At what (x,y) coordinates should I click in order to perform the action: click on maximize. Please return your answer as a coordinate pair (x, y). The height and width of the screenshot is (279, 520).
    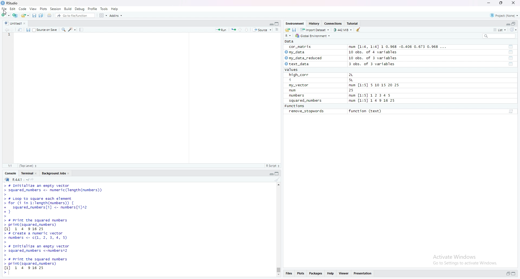
    Looking at the image, I should click on (277, 24).